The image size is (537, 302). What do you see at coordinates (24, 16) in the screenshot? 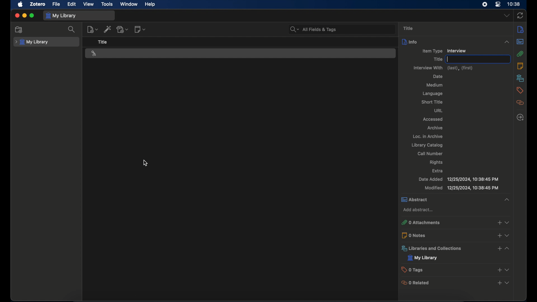
I see `minimize` at bounding box center [24, 16].